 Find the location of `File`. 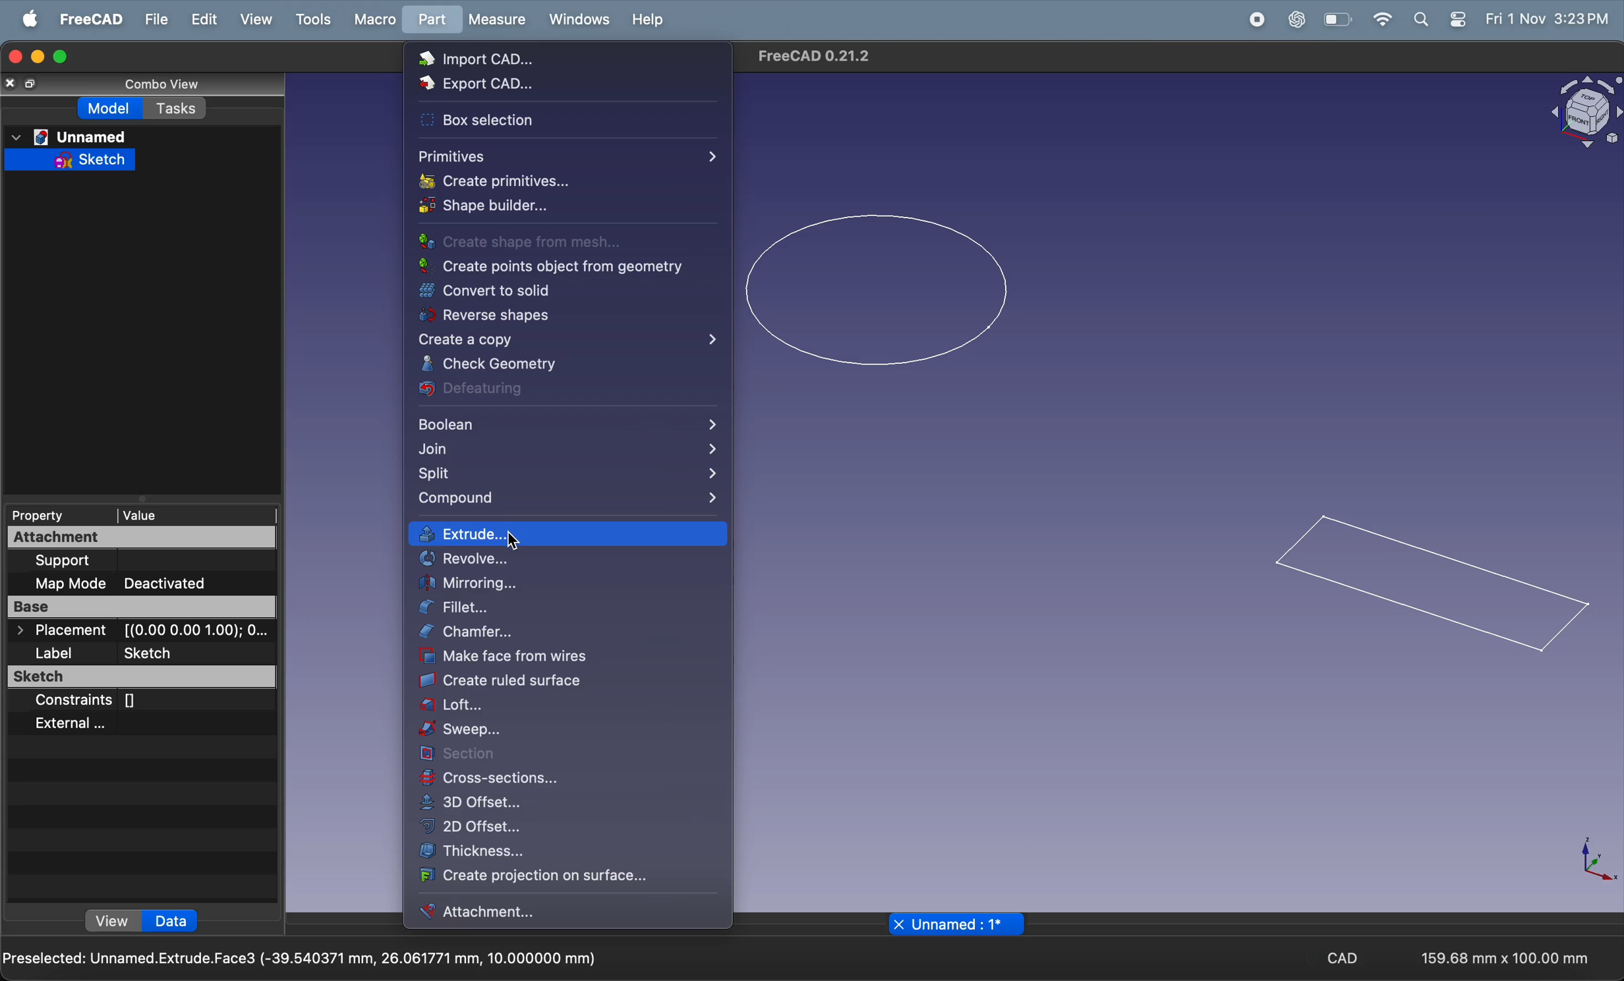

File is located at coordinates (155, 19).